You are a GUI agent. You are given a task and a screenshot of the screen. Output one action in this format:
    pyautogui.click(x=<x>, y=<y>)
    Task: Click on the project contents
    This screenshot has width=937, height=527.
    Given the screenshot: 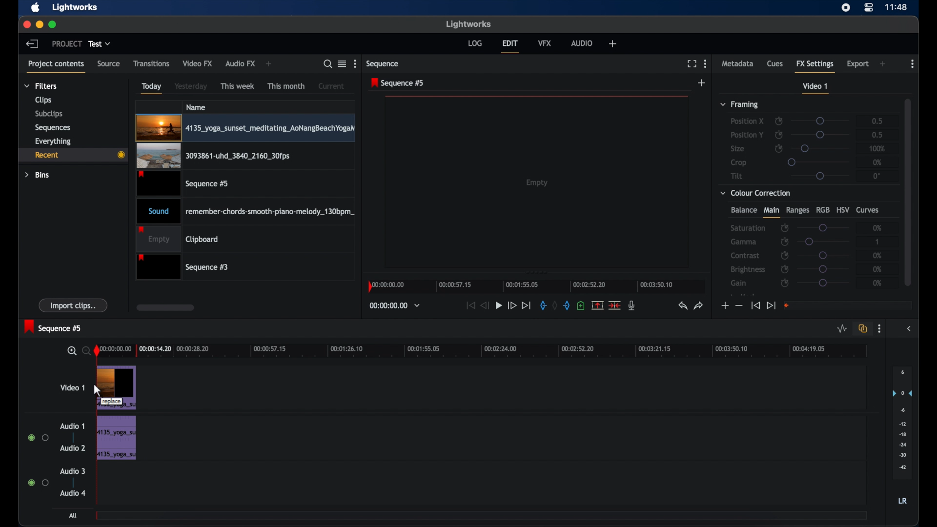 What is the action you would take?
    pyautogui.click(x=58, y=66)
    